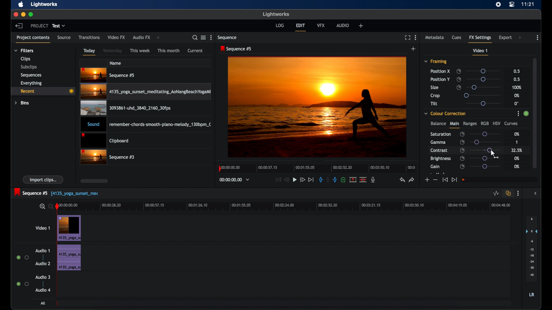 This screenshot has width=552, height=310. What do you see at coordinates (44, 4) in the screenshot?
I see `lightworks` at bounding box center [44, 4].